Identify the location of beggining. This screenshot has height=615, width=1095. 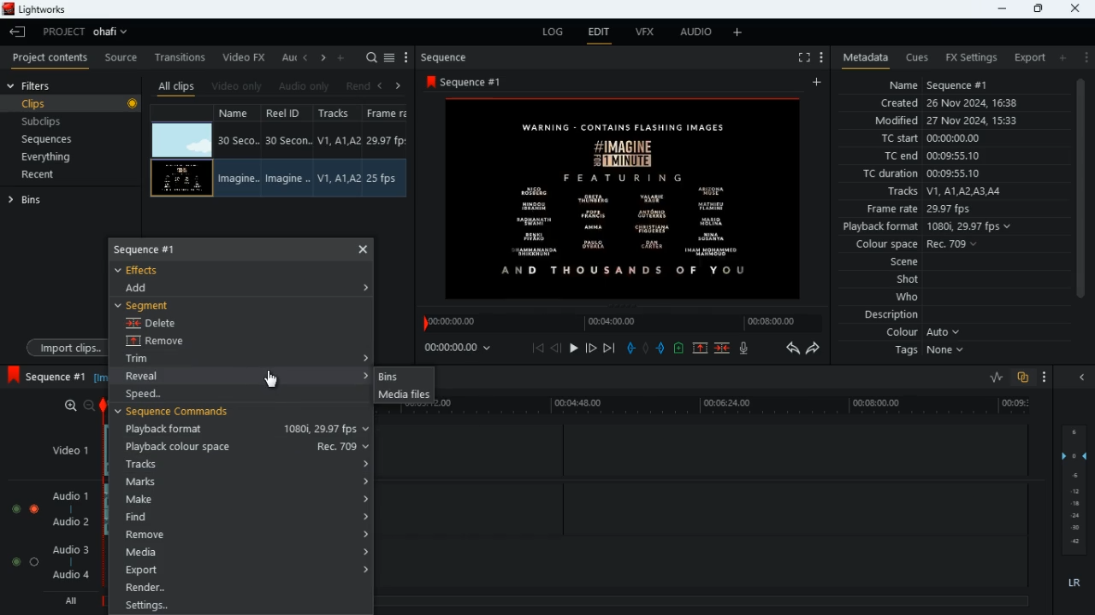
(537, 348).